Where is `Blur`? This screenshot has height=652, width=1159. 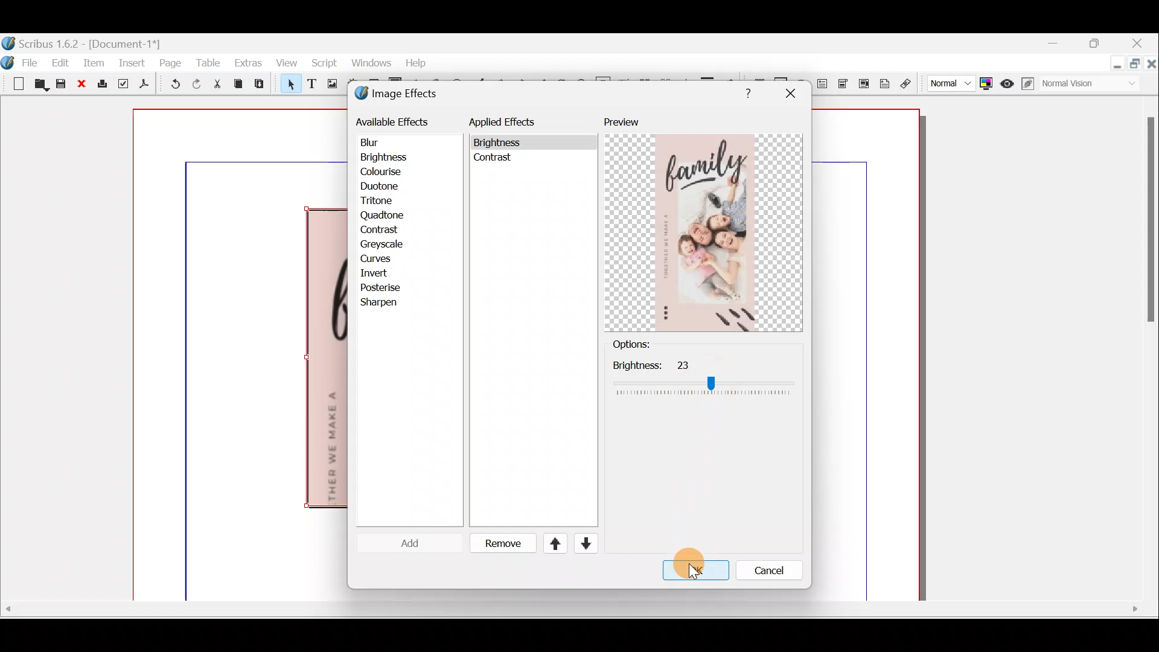
Blur is located at coordinates (382, 143).